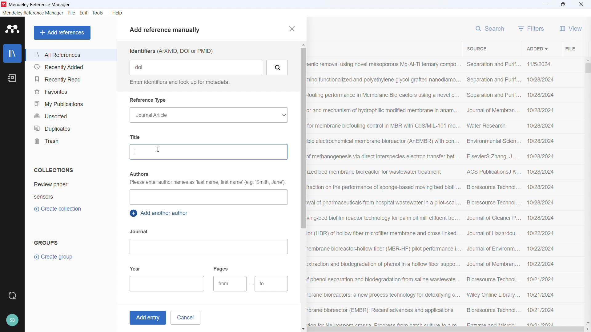  Describe the element at coordinates (70, 67) in the screenshot. I see `Recently added ` at that location.